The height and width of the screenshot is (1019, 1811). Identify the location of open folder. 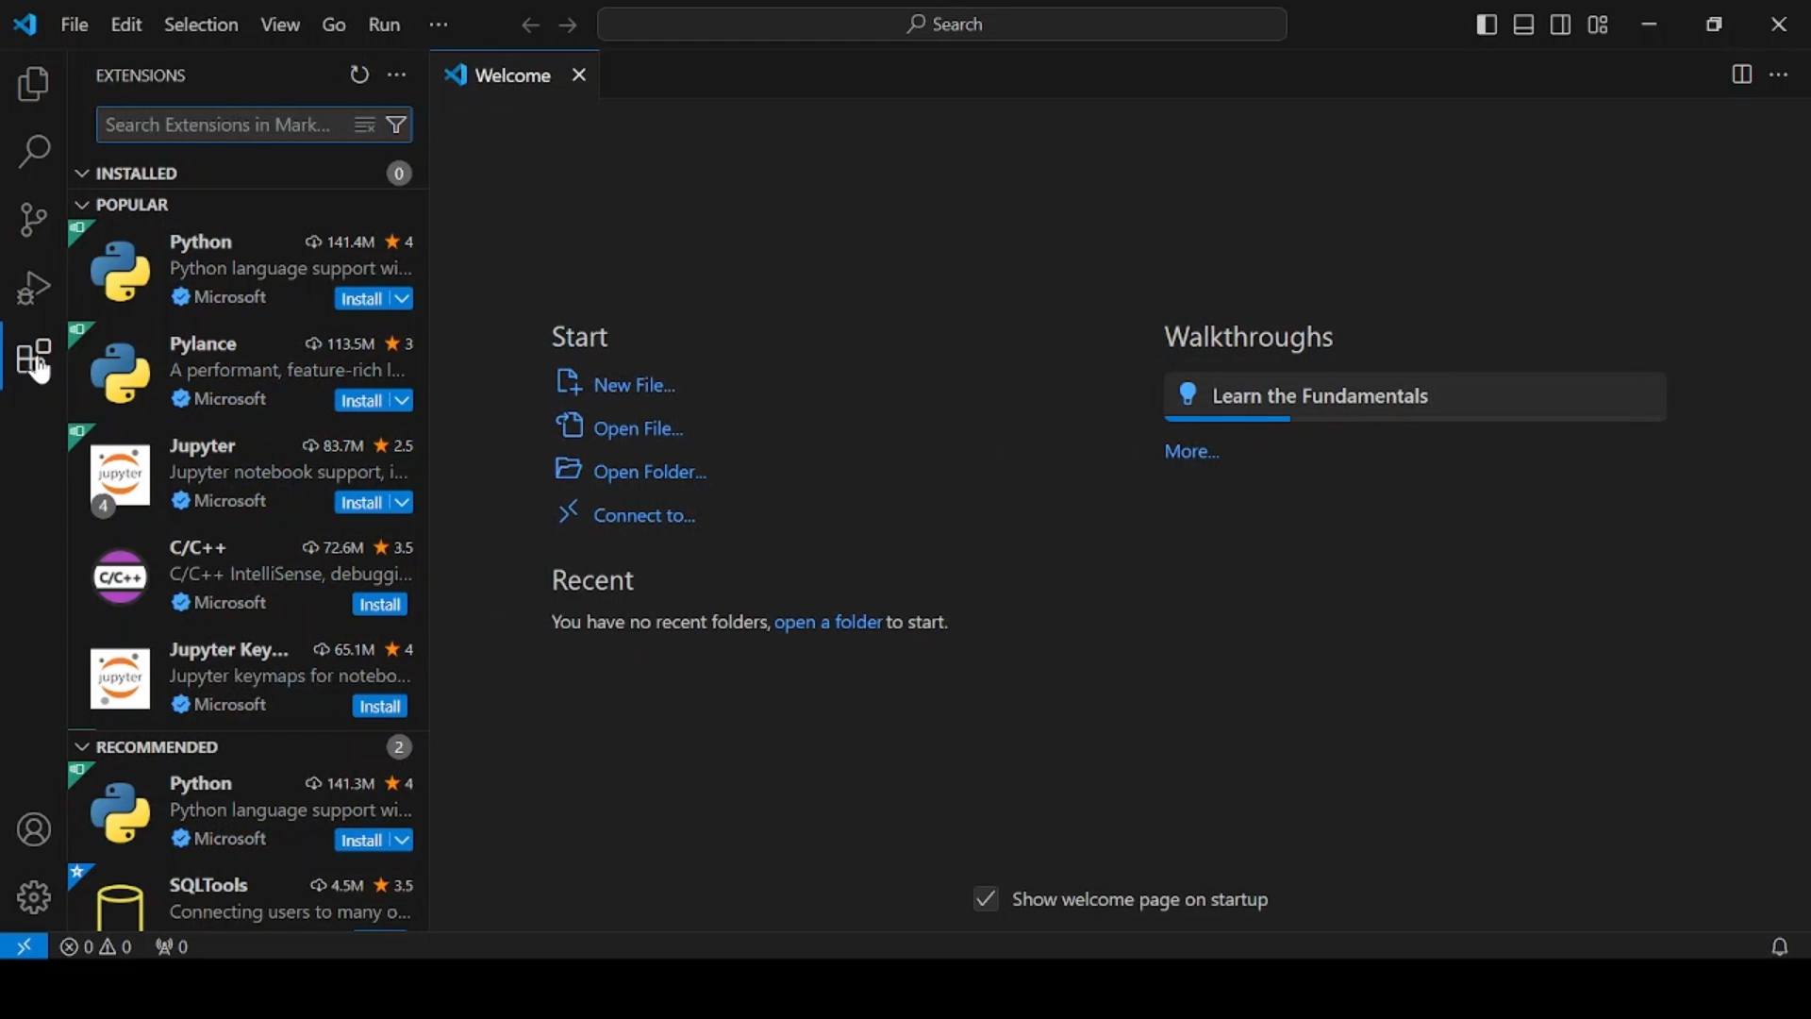
(629, 471).